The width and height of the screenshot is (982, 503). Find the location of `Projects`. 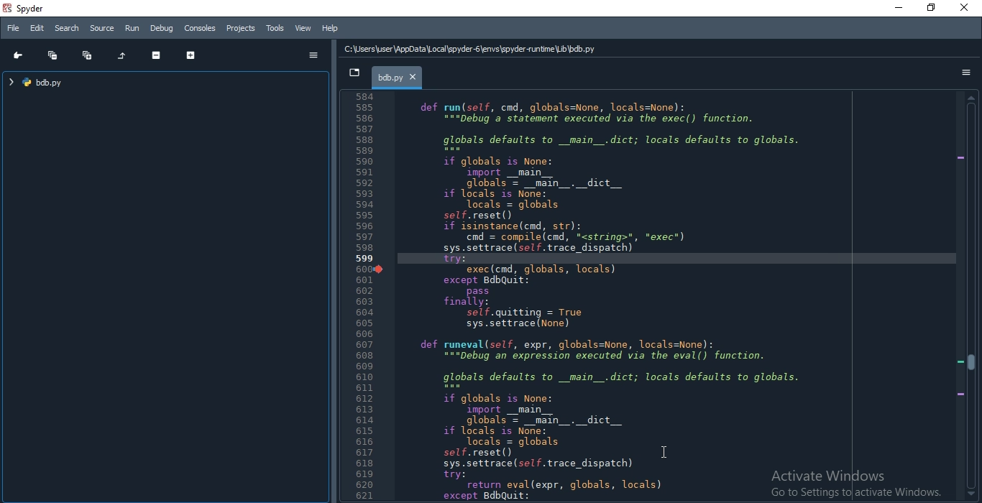

Projects is located at coordinates (241, 27).